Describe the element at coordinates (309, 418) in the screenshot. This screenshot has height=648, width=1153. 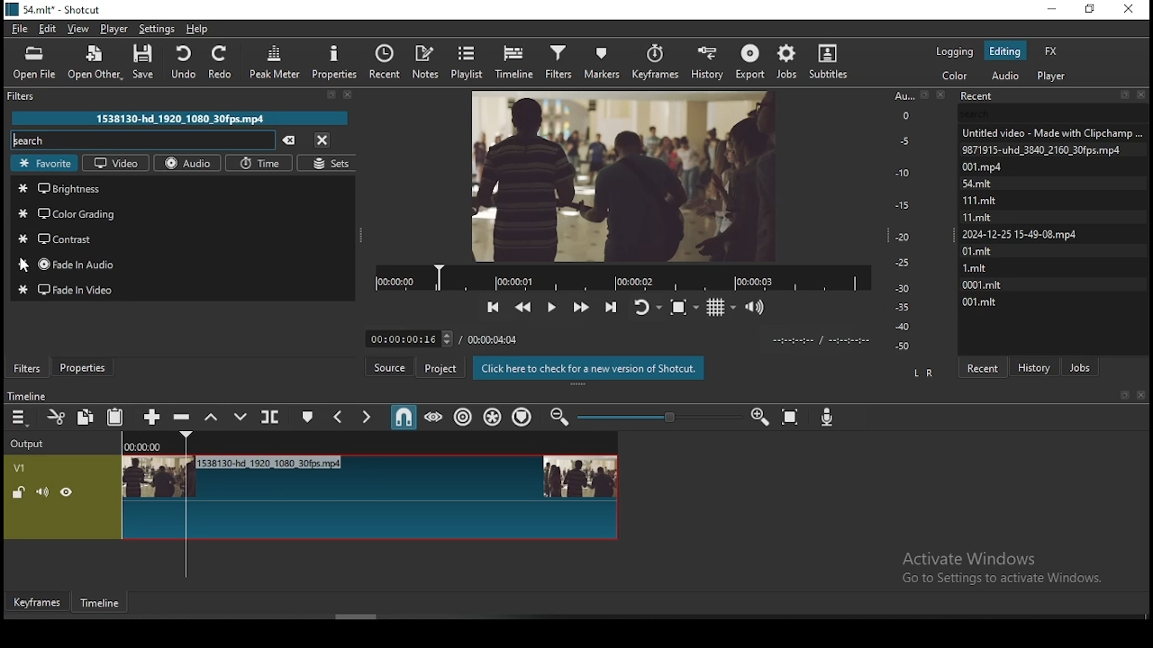
I see `create/edit marker` at that location.